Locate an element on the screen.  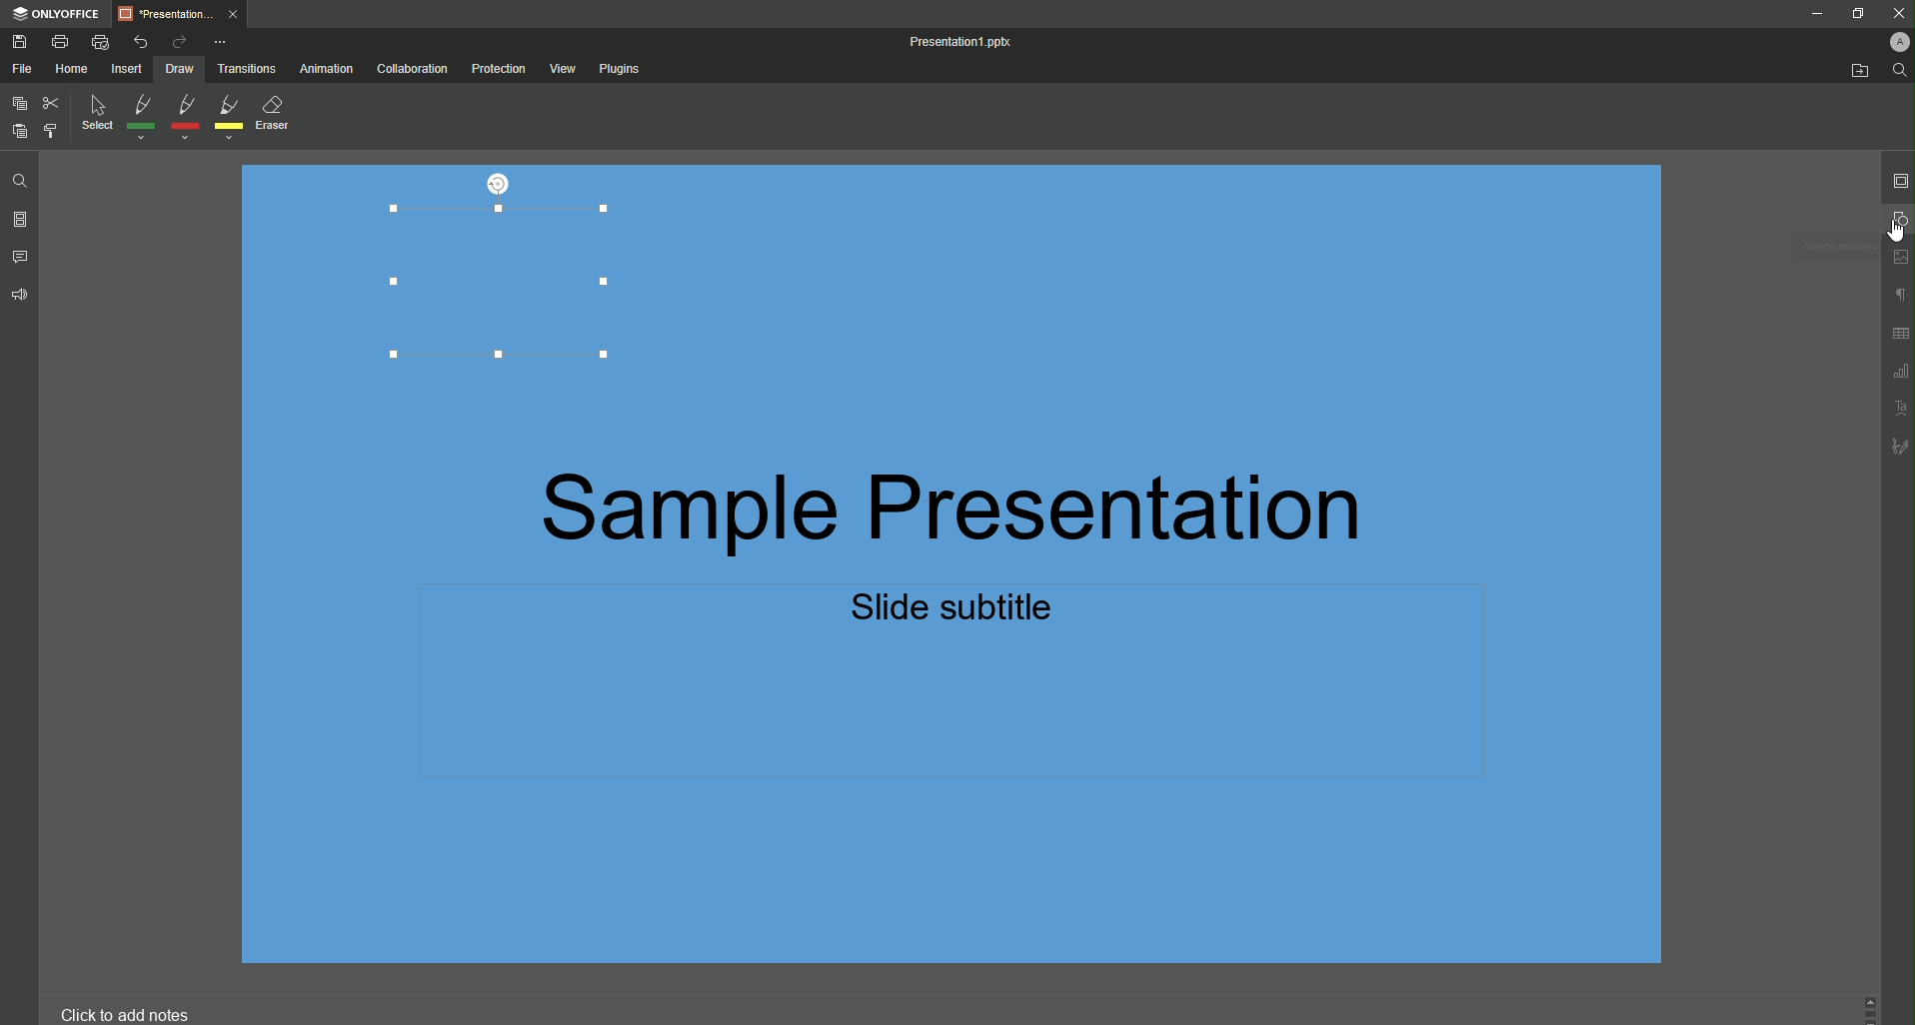
Copy is located at coordinates (17, 104).